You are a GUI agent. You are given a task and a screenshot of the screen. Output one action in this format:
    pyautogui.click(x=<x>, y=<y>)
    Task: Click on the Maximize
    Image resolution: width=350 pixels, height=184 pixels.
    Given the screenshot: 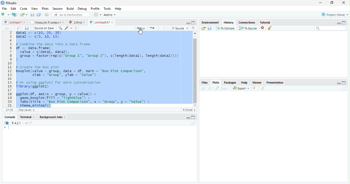 What is the action you would take?
    pyautogui.click(x=344, y=23)
    